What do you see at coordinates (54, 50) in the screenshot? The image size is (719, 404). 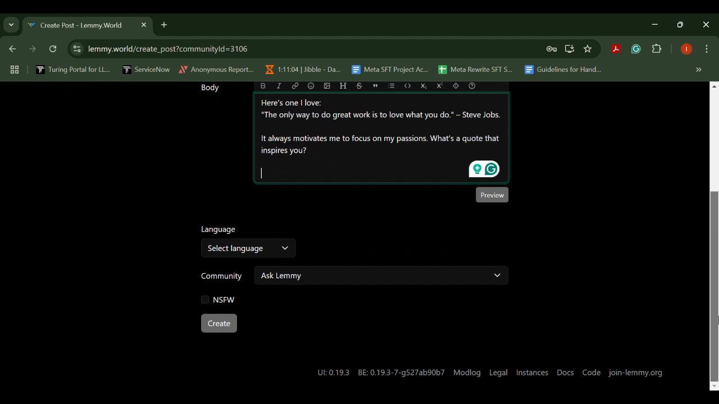 I see `Refresh Webpage` at bounding box center [54, 50].